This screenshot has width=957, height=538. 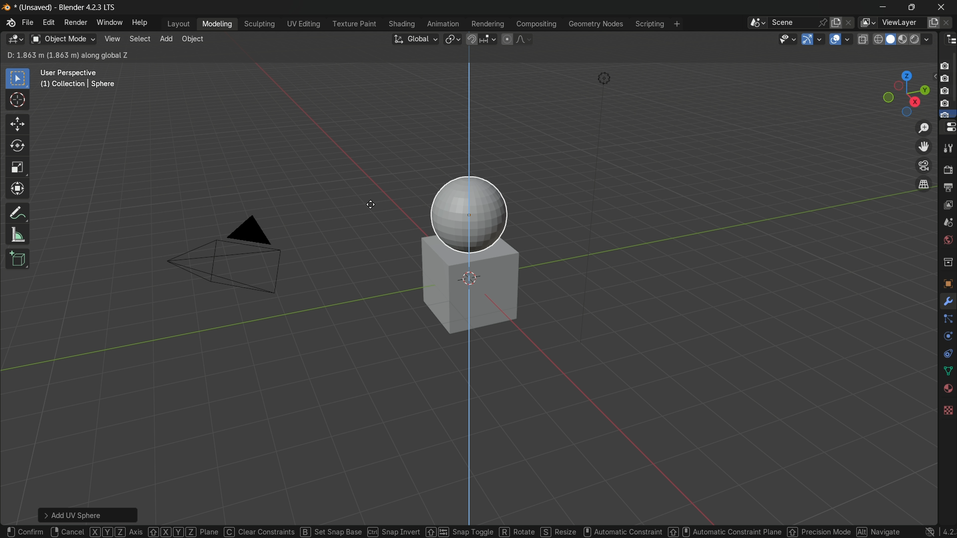 What do you see at coordinates (904, 92) in the screenshot?
I see `rotate and preset viewpoint` at bounding box center [904, 92].